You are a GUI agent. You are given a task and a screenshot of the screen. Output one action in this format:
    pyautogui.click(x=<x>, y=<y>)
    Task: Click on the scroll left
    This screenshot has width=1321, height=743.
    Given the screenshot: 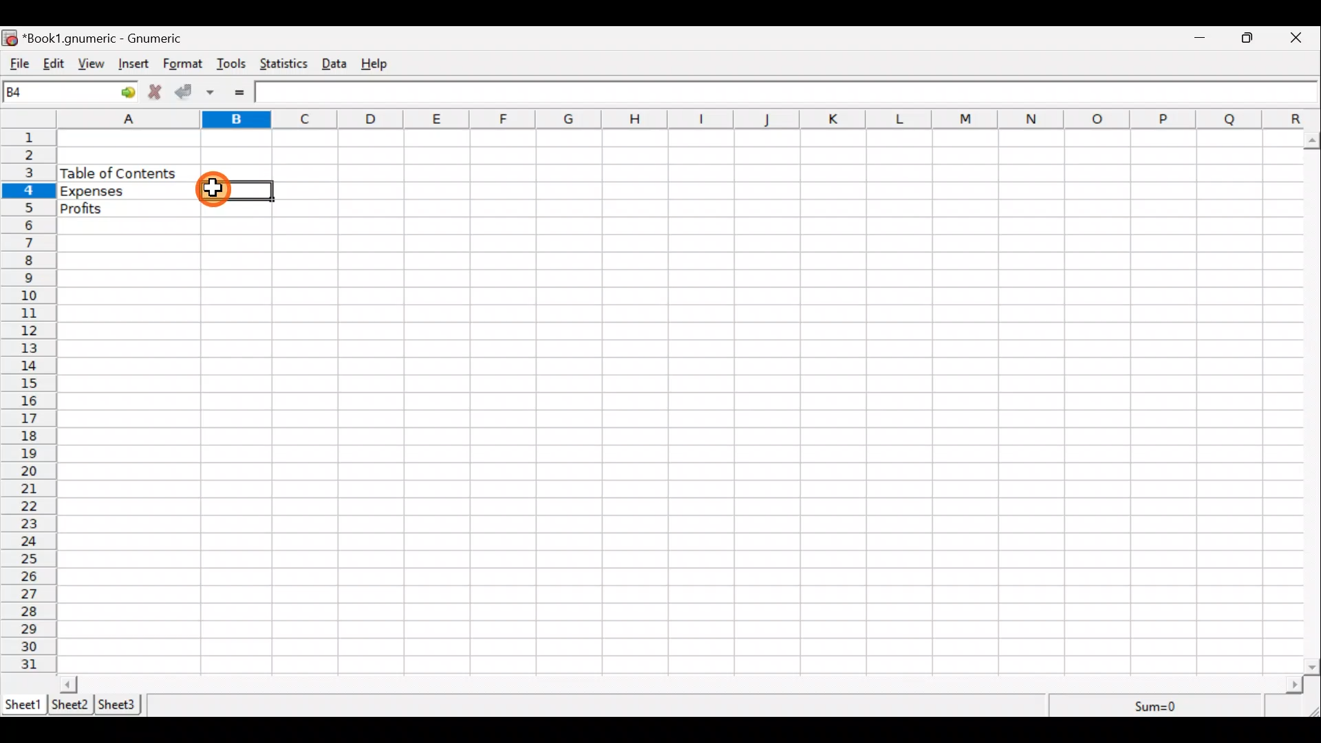 What is the action you would take?
    pyautogui.click(x=68, y=684)
    